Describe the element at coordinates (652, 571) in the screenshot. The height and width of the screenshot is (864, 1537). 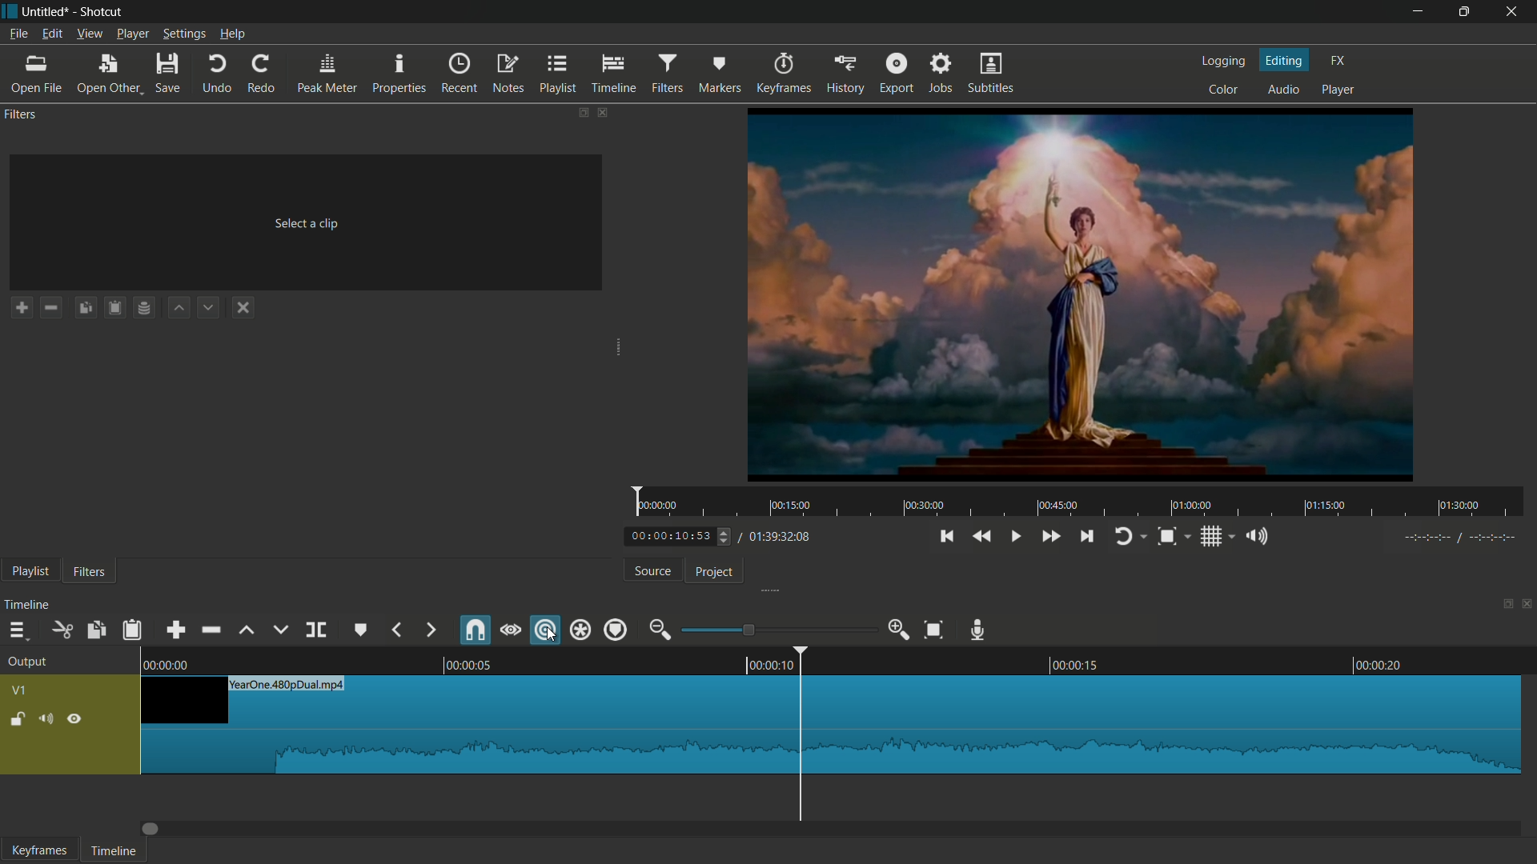
I see `source` at that location.